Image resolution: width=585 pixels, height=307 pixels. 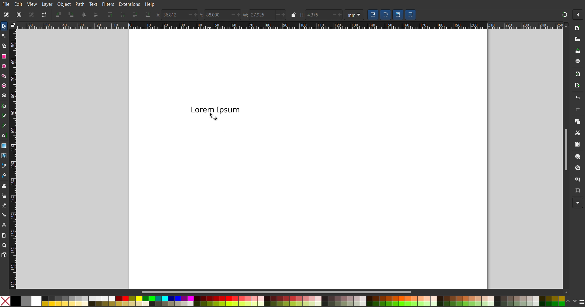 What do you see at coordinates (4, 205) in the screenshot?
I see `Eraser Tool` at bounding box center [4, 205].